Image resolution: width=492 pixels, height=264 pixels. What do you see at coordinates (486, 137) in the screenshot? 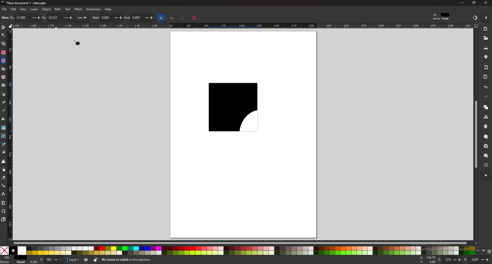
I see `zoom selection` at bounding box center [486, 137].